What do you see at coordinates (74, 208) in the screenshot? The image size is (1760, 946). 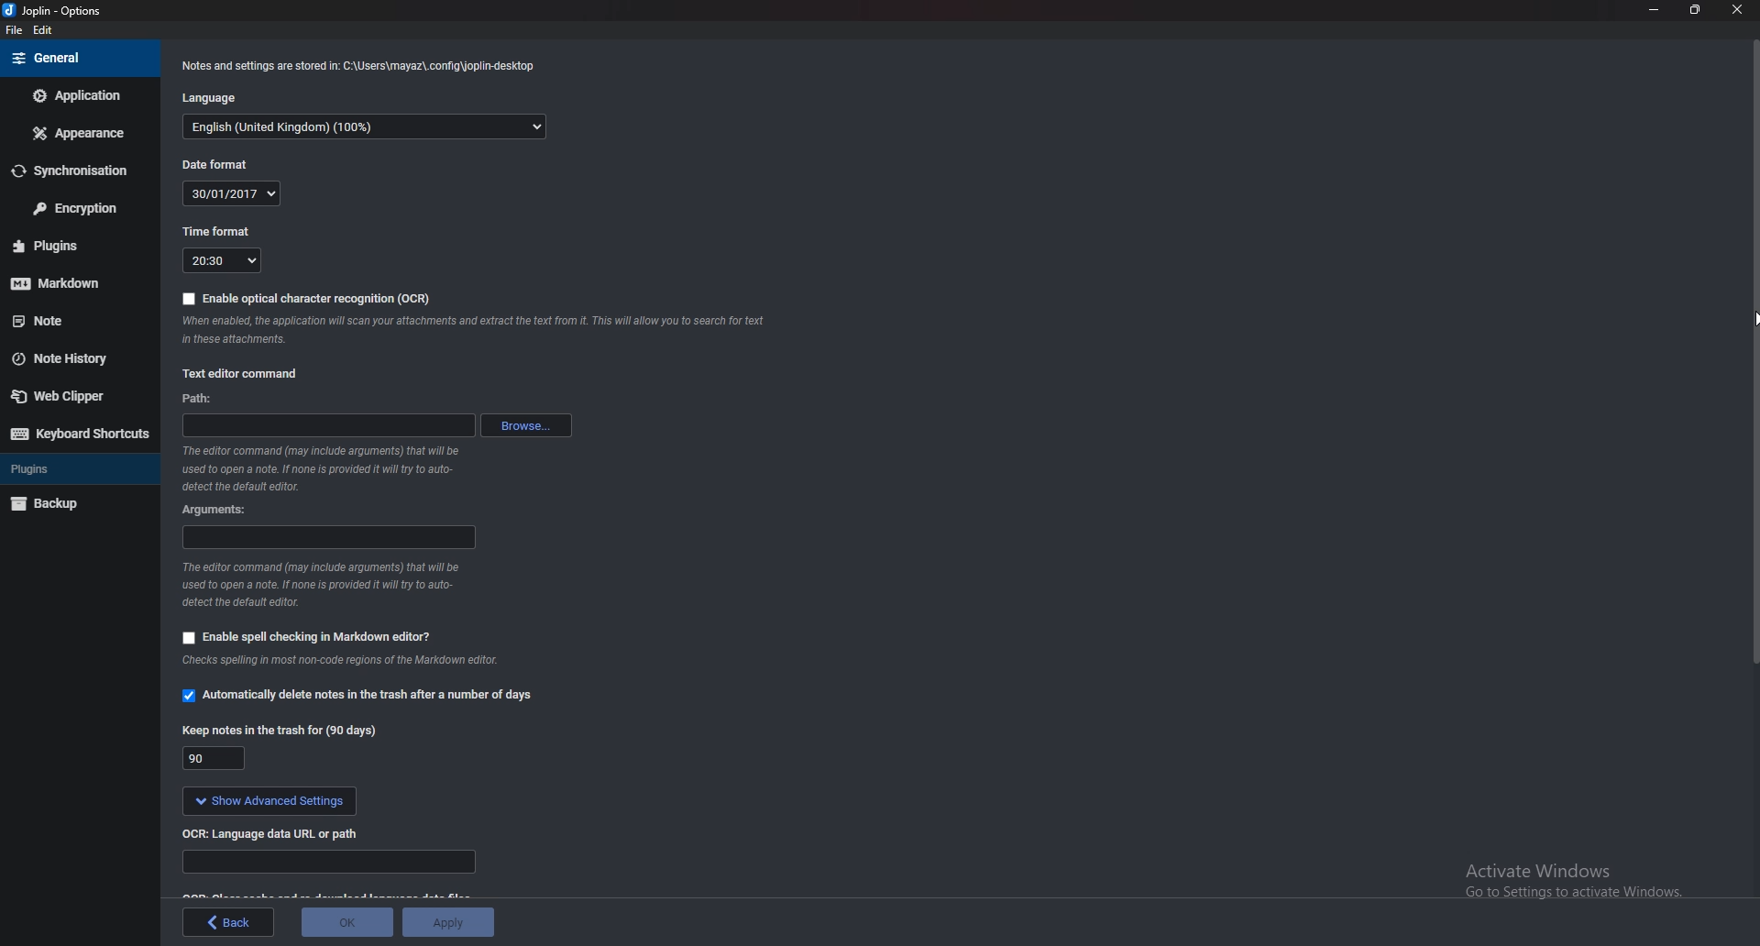 I see `Encryption` at bounding box center [74, 208].